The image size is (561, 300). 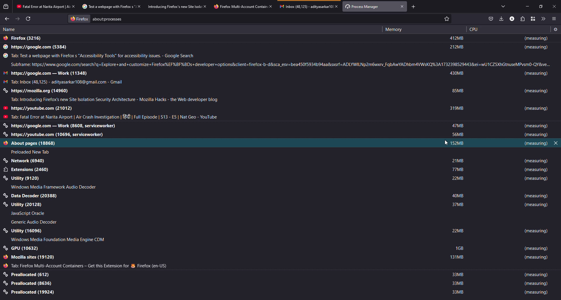 What do you see at coordinates (446, 19) in the screenshot?
I see `Mark as Favourite` at bounding box center [446, 19].